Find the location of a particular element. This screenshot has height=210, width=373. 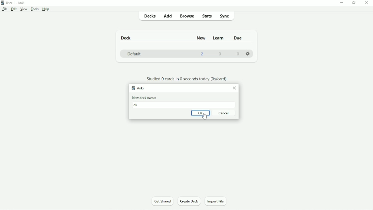

Settings is located at coordinates (248, 53).